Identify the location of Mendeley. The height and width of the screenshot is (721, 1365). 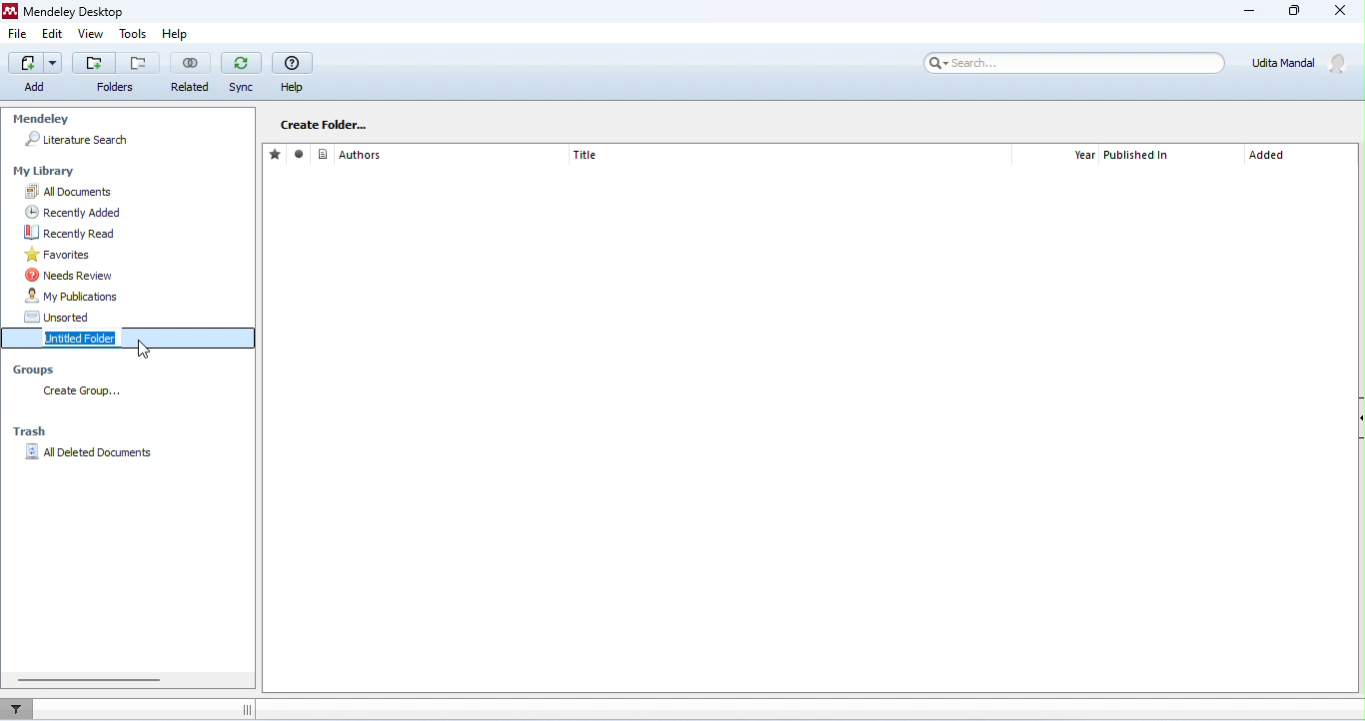
(40, 120).